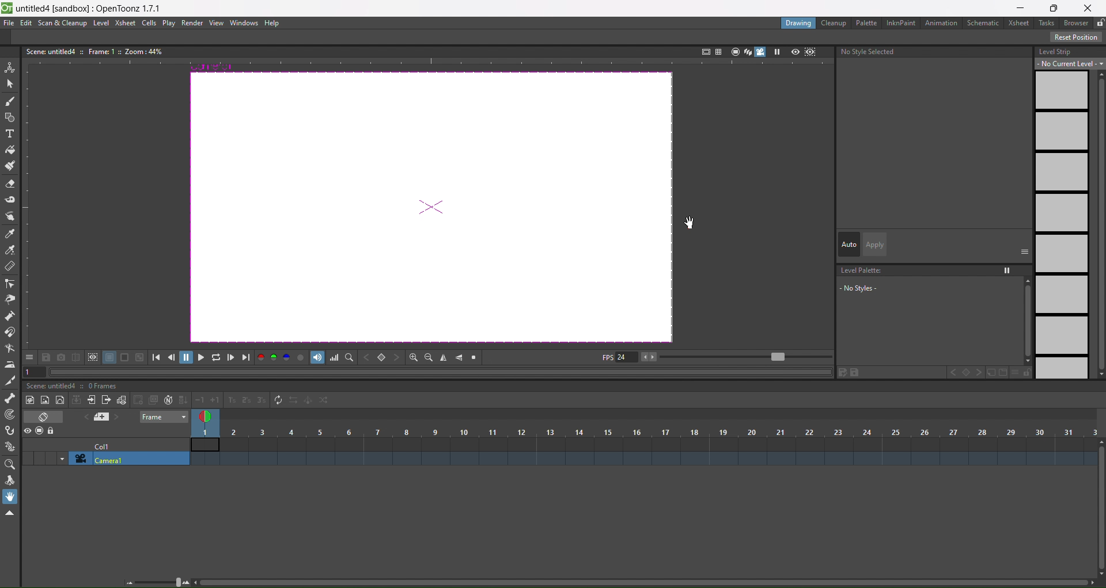  What do you see at coordinates (150, 22) in the screenshot?
I see `cells` at bounding box center [150, 22].